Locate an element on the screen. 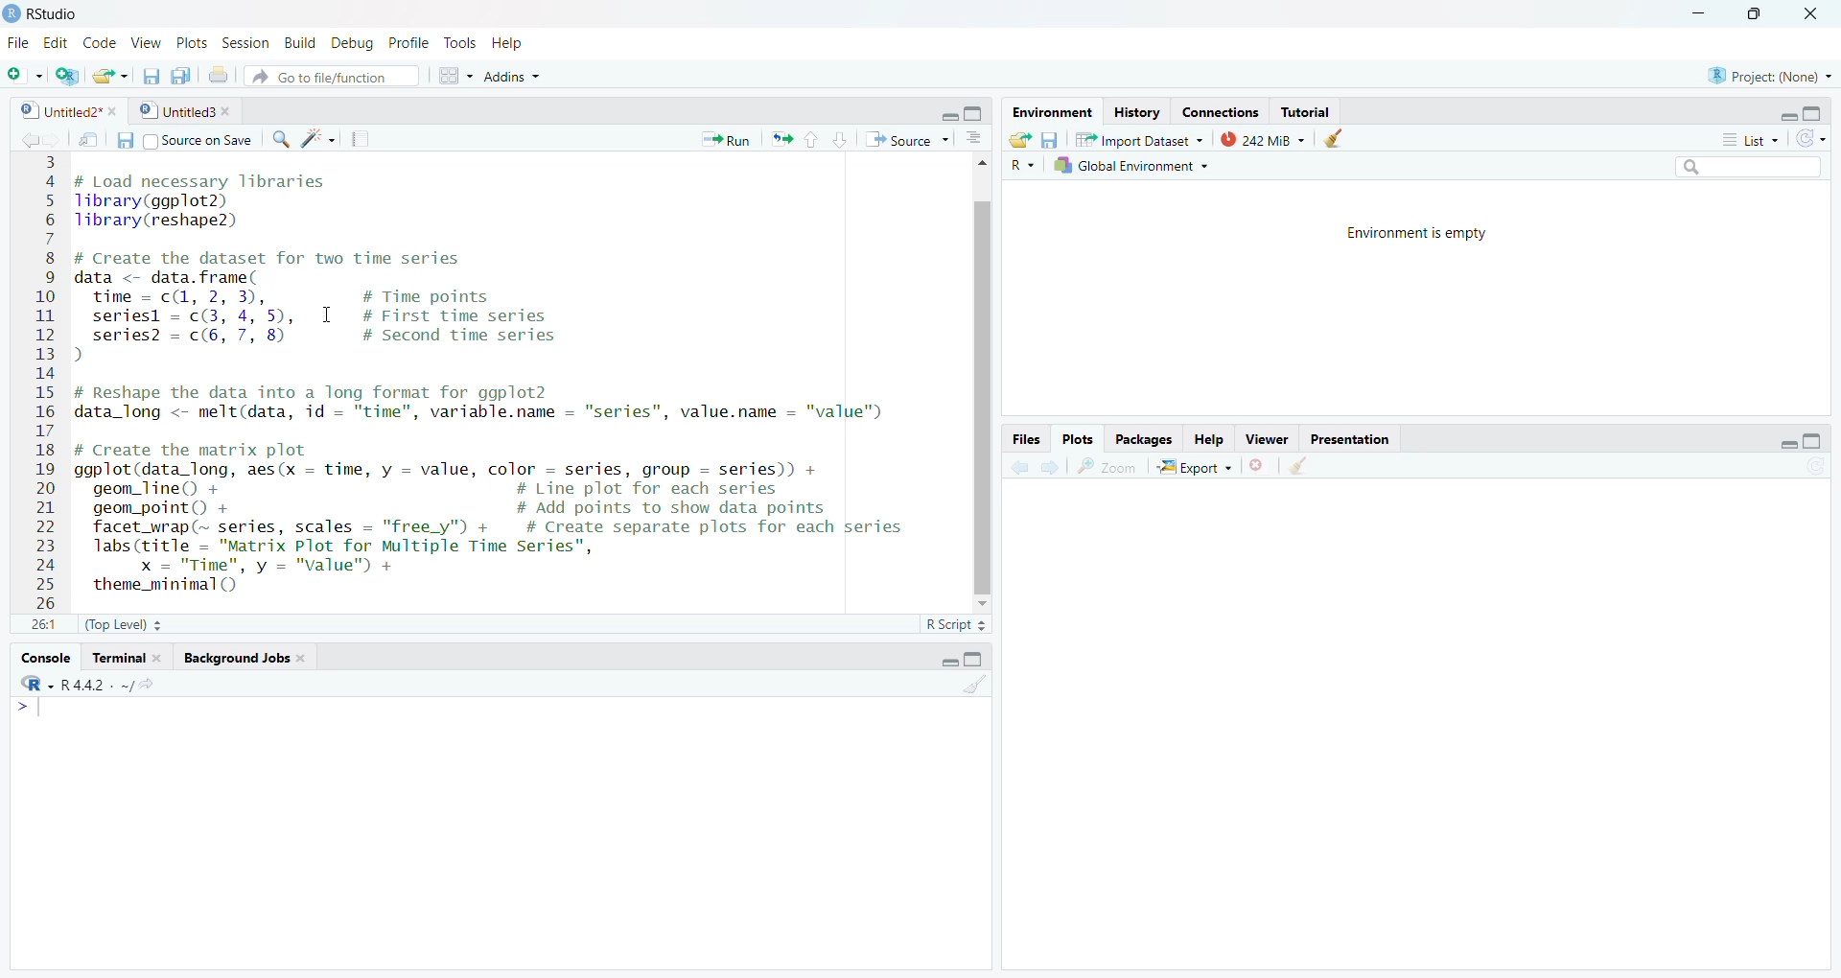  Import Dataset  is located at coordinates (1139, 138).